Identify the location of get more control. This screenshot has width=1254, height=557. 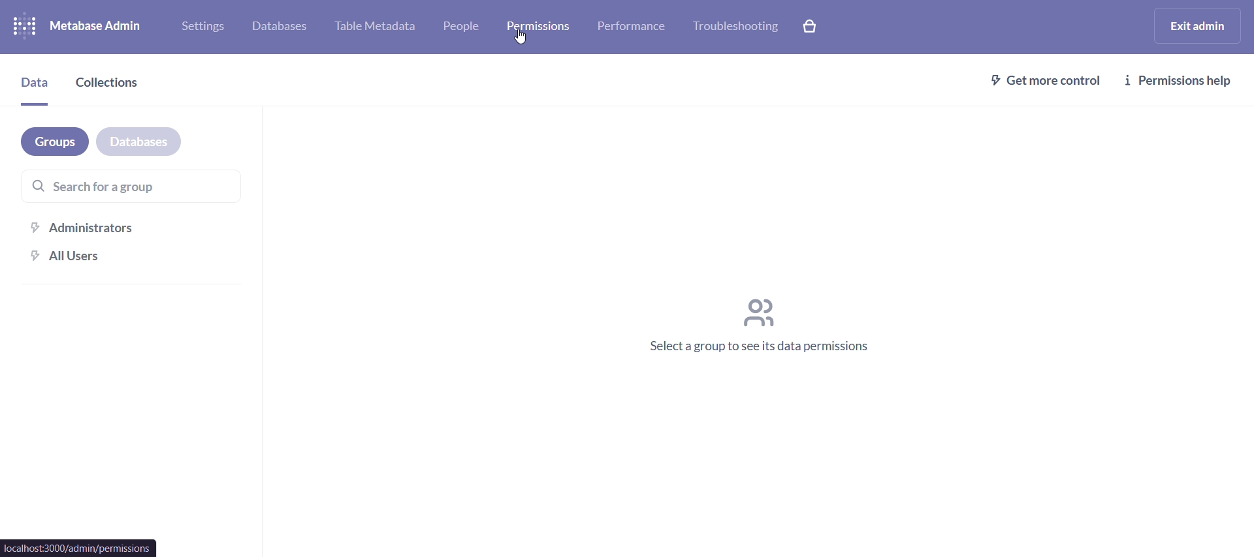
(1044, 82).